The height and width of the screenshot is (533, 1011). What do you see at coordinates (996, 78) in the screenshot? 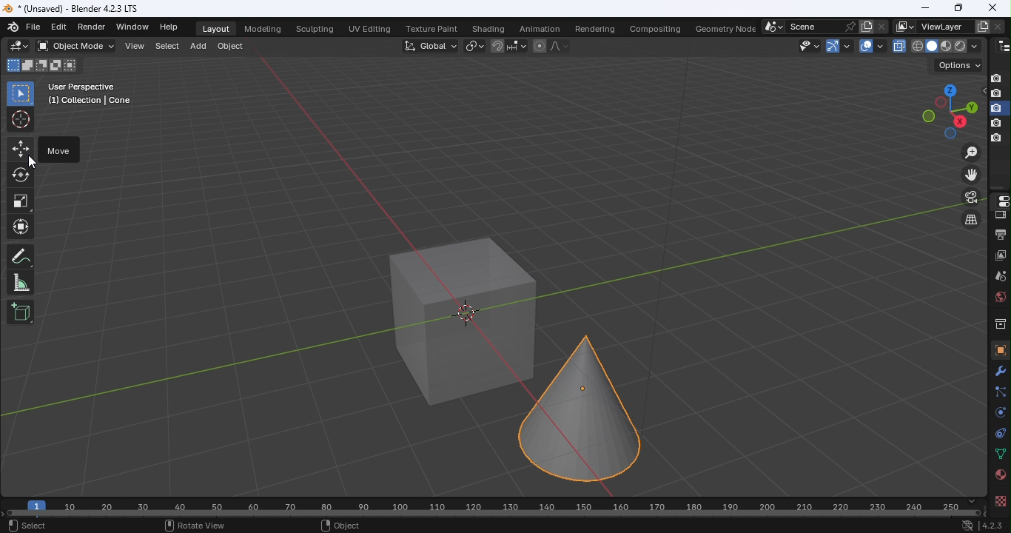
I see `Disable in renders ` at bounding box center [996, 78].